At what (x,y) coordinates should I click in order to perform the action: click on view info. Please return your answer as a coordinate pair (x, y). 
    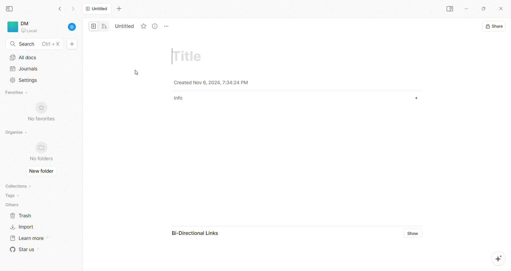
    Looking at the image, I should click on (156, 26).